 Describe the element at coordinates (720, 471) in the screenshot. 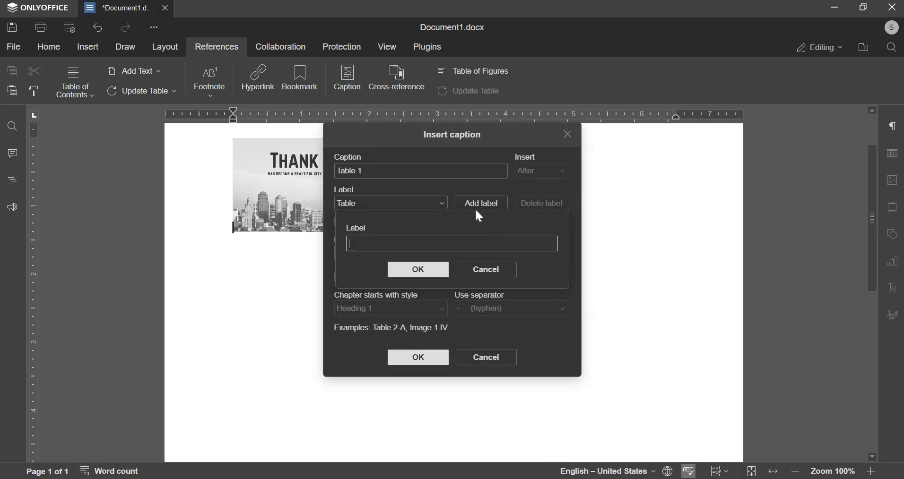

I see `Track Changes` at that location.